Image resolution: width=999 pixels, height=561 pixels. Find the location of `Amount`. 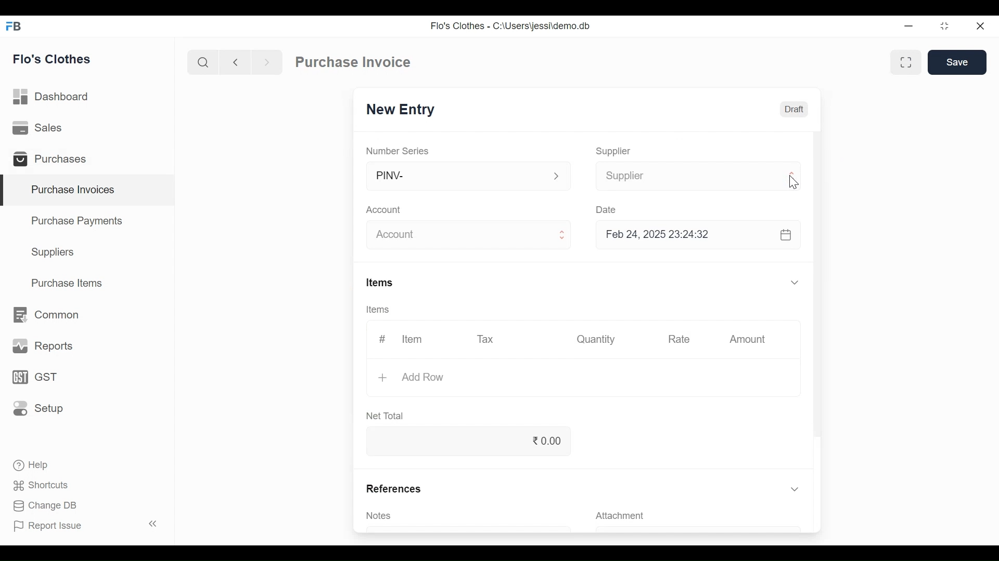

Amount is located at coordinates (748, 339).